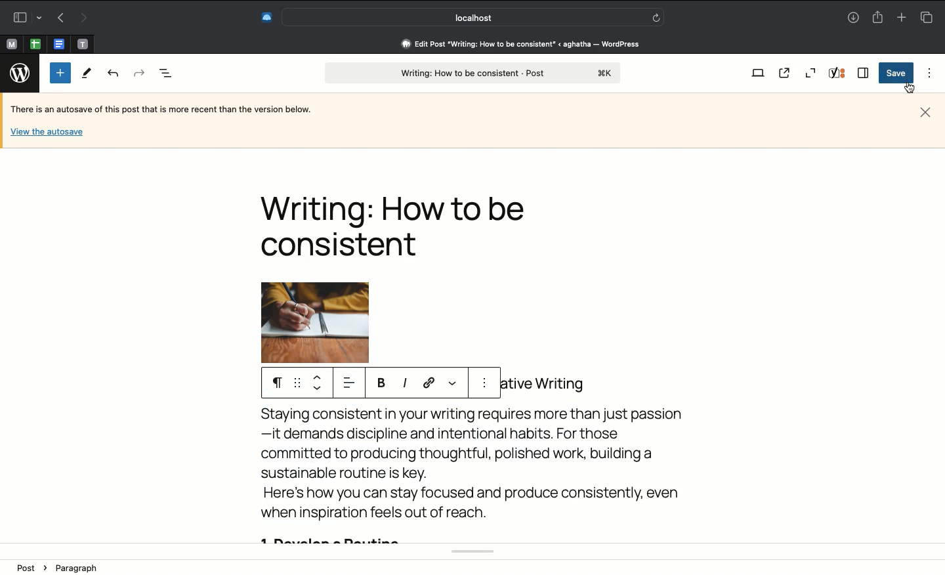  Describe the element at coordinates (864, 73) in the screenshot. I see `Sidebar` at that location.